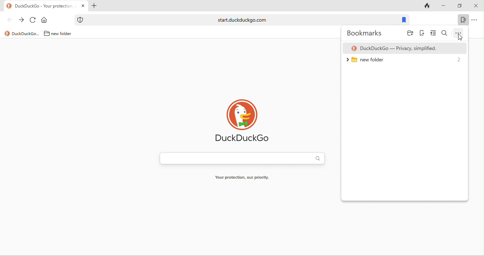 The image size is (484, 256). What do you see at coordinates (354, 49) in the screenshot?
I see `logo` at bounding box center [354, 49].